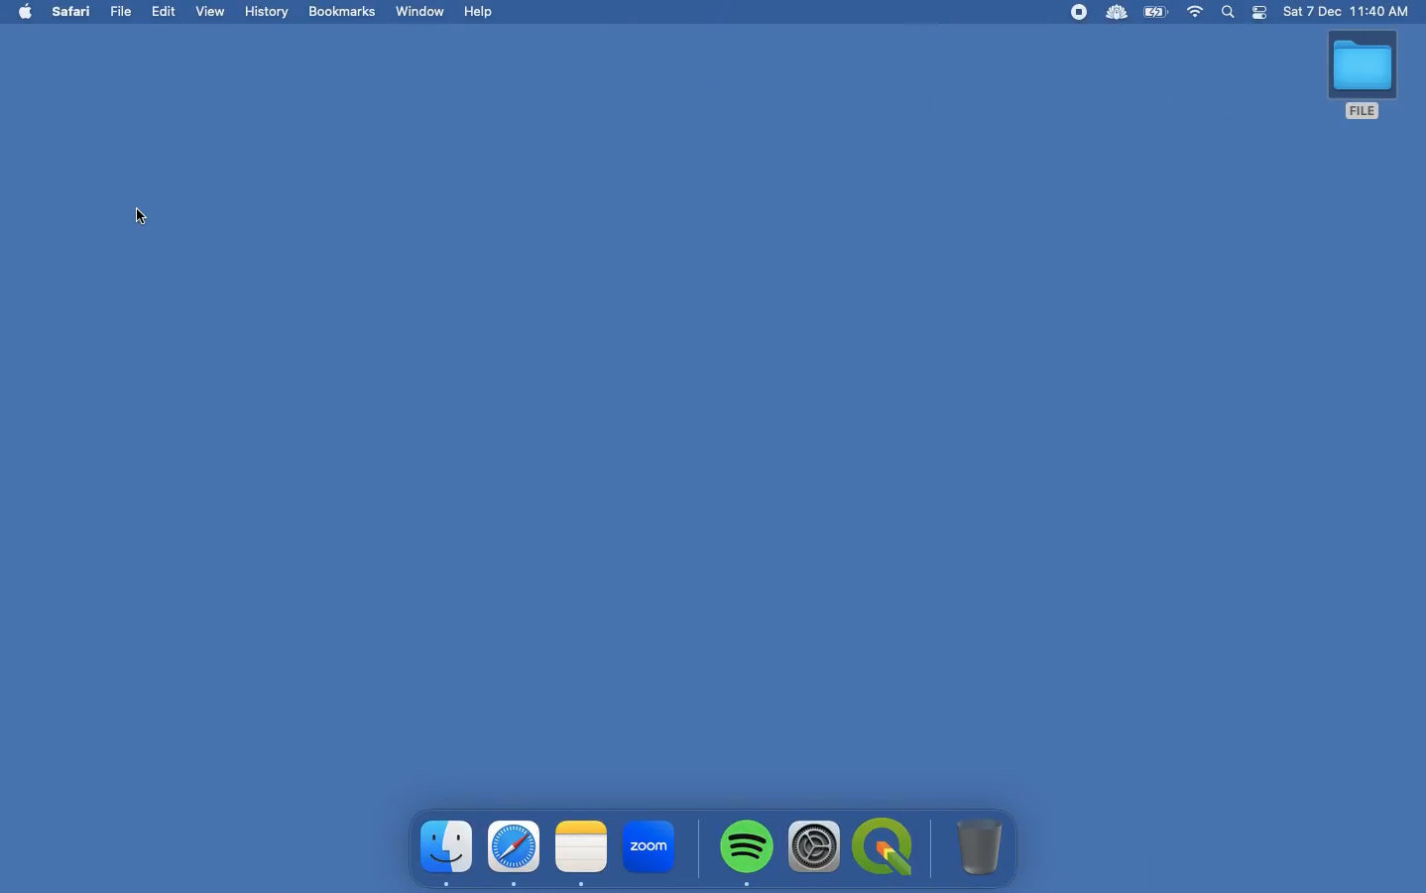 This screenshot has width=1426, height=893. I want to click on Exited QGIS, so click(146, 217).